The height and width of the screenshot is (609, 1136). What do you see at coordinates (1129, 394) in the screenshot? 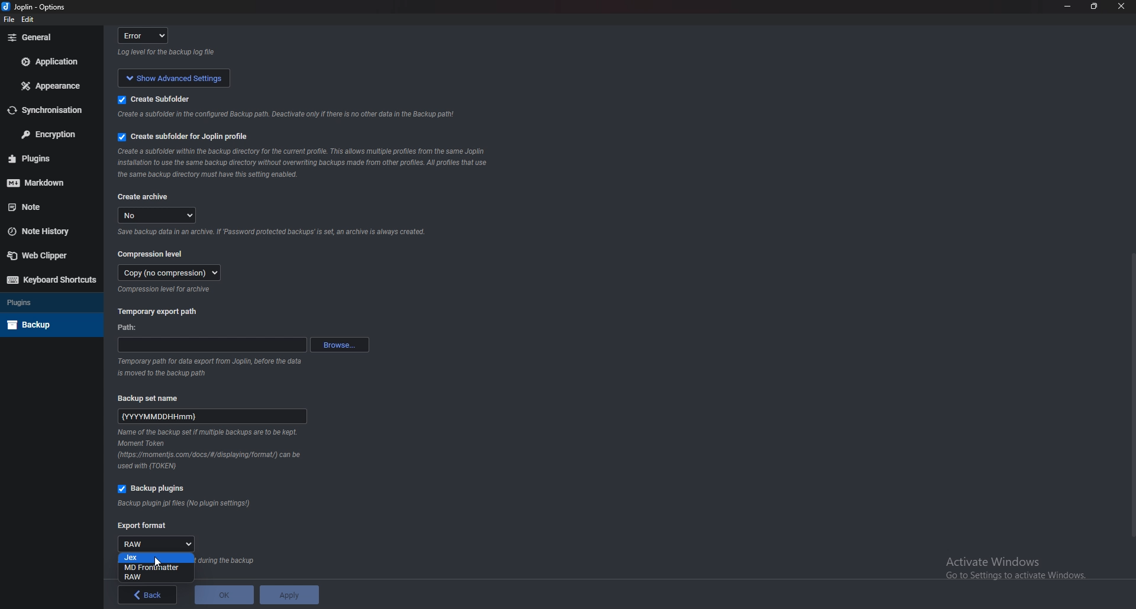
I see `Scroll bar` at bounding box center [1129, 394].